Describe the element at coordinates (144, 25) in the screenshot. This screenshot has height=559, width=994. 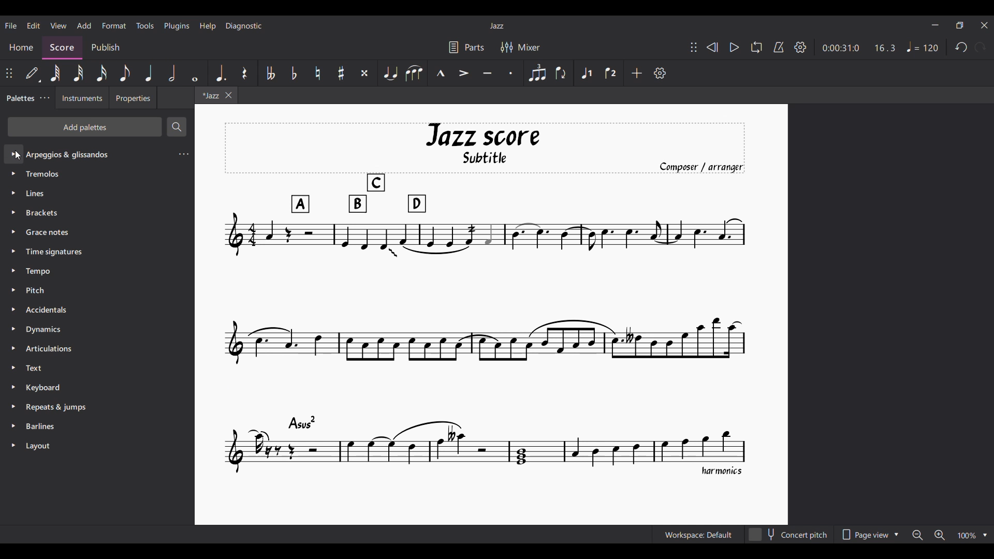
I see `Tools menu` at that location.